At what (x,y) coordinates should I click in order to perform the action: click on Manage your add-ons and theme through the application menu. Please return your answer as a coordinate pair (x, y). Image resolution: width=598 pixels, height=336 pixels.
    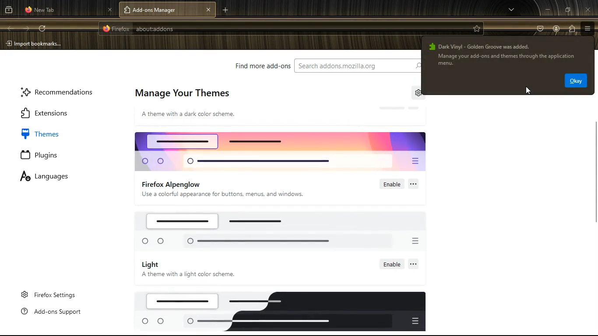
    Looking at the image, I should click on (509, 60).